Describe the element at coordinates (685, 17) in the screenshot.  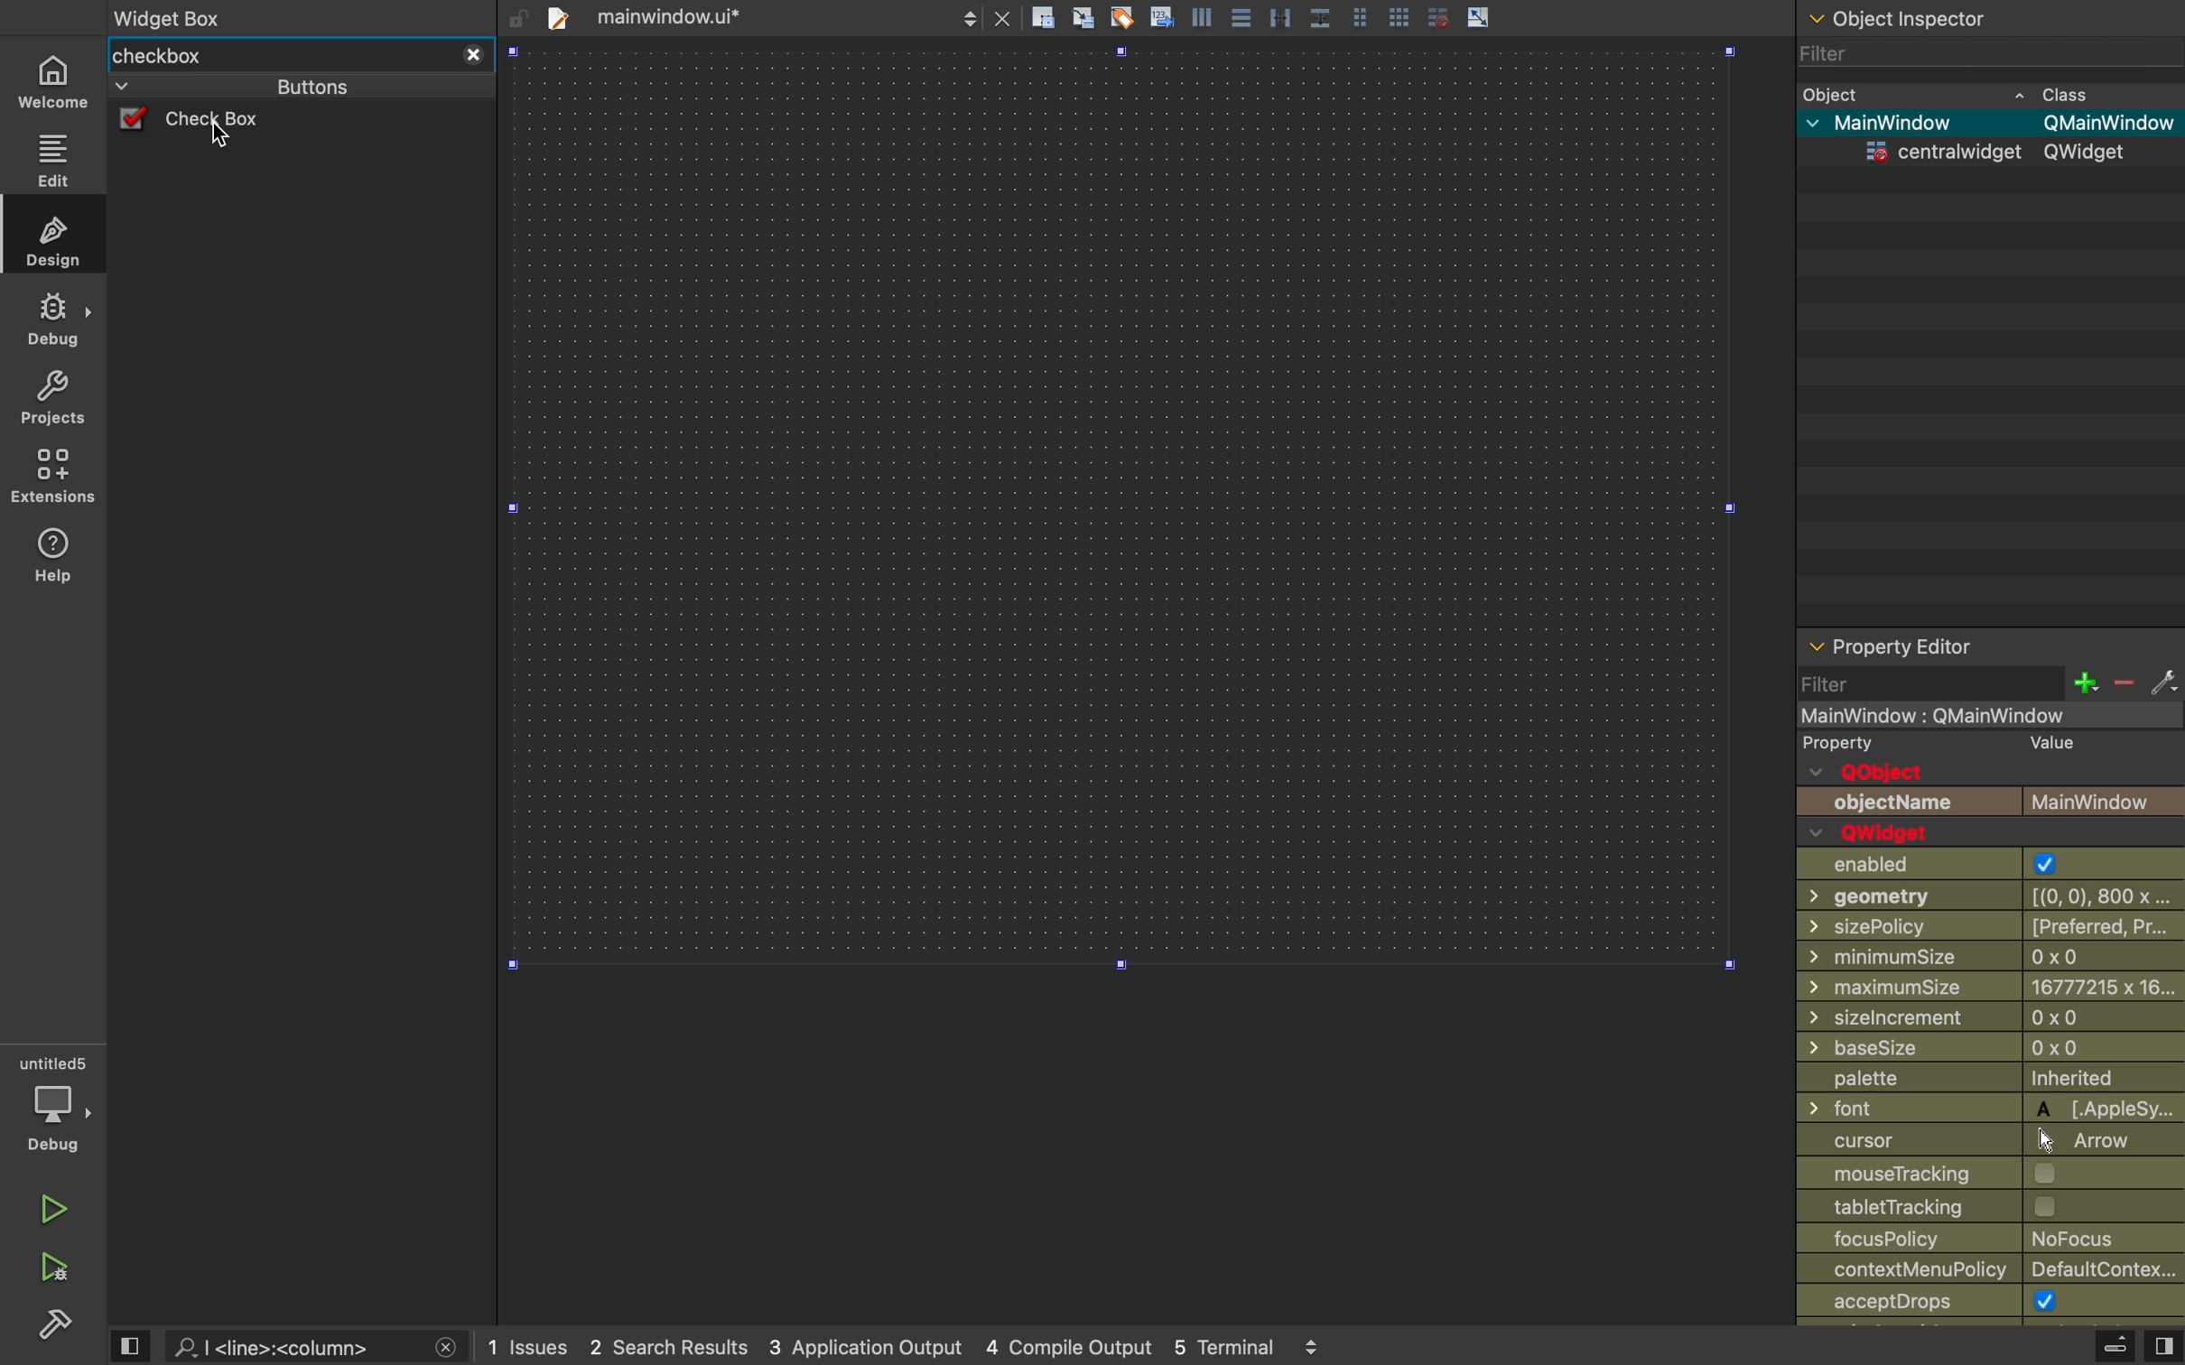
I see `file tab` at that location.